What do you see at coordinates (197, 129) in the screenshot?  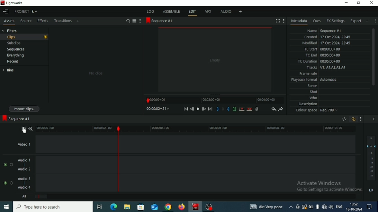 I see `Zoomed in timeline` at bounding box center [197, 129].